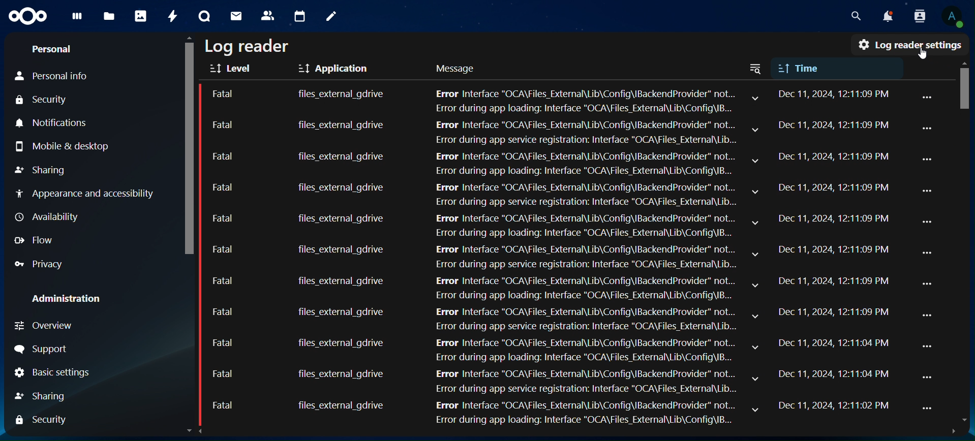 This screenshot has height=441, width=975. I want to click on ..., so click(929, 255).